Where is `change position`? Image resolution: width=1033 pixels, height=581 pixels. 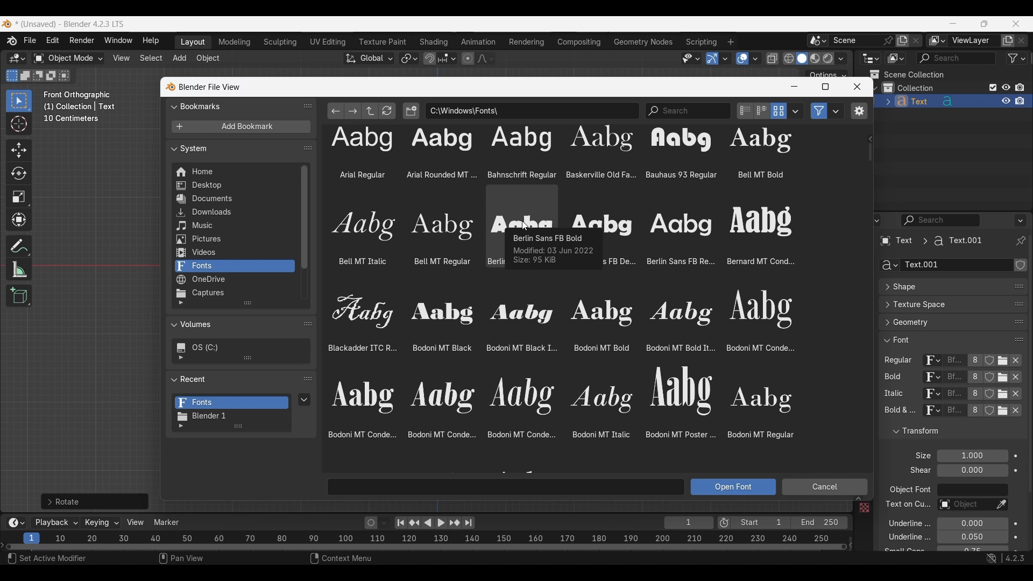
change position is located at coordinates (1017, 323).